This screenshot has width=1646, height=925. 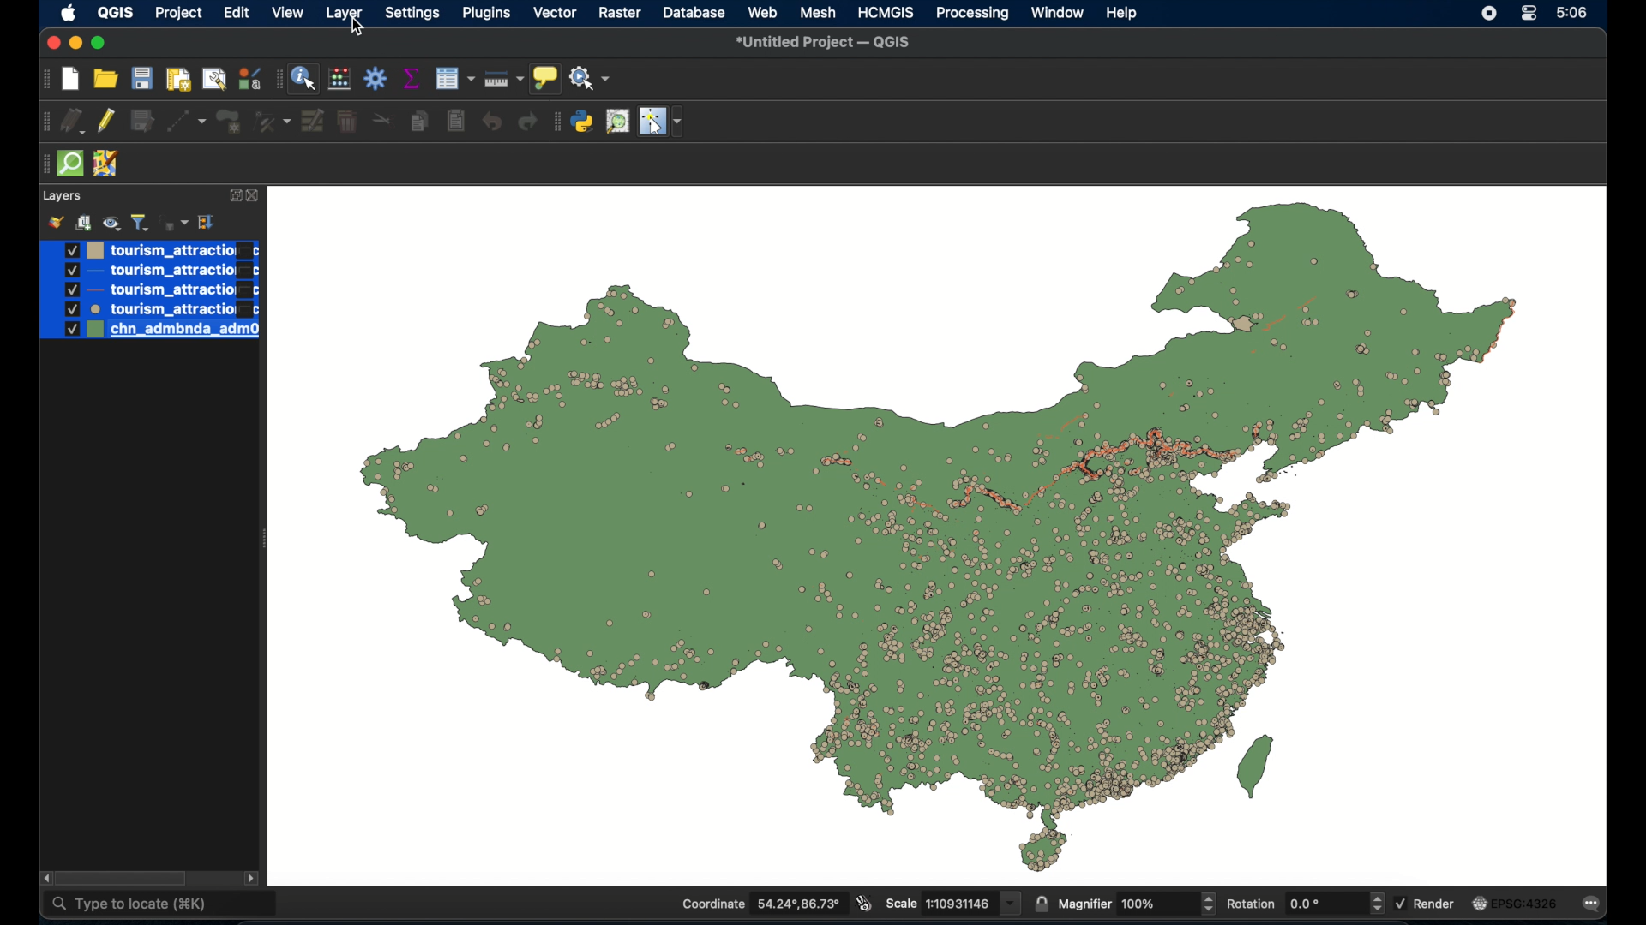 I want to click on scale, so click(x=953, y=903).